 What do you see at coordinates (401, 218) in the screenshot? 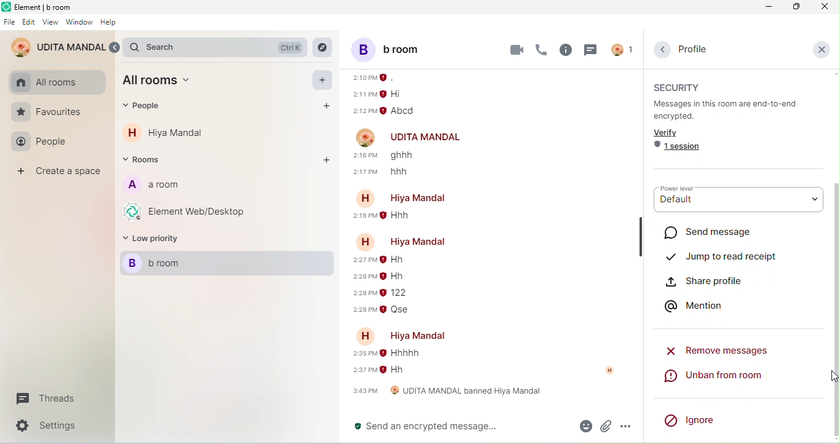
I see `hhh-older message from hiya mandal` at bounding box center [401, 218].